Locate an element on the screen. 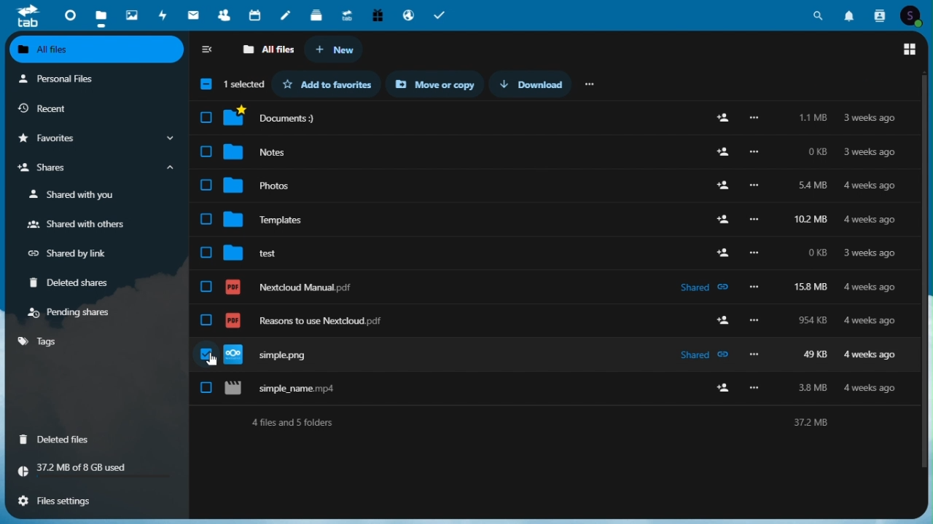 This screenshot has width=933, height=524. favourites is located at coordinates (94, 139).